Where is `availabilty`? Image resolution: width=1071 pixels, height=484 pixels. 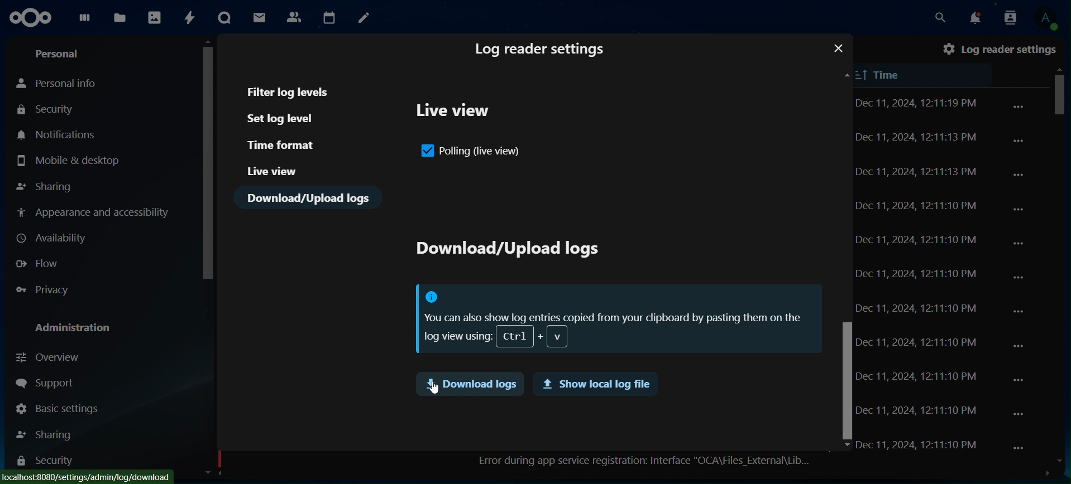 availabilty is located at coordinates (55, 238).